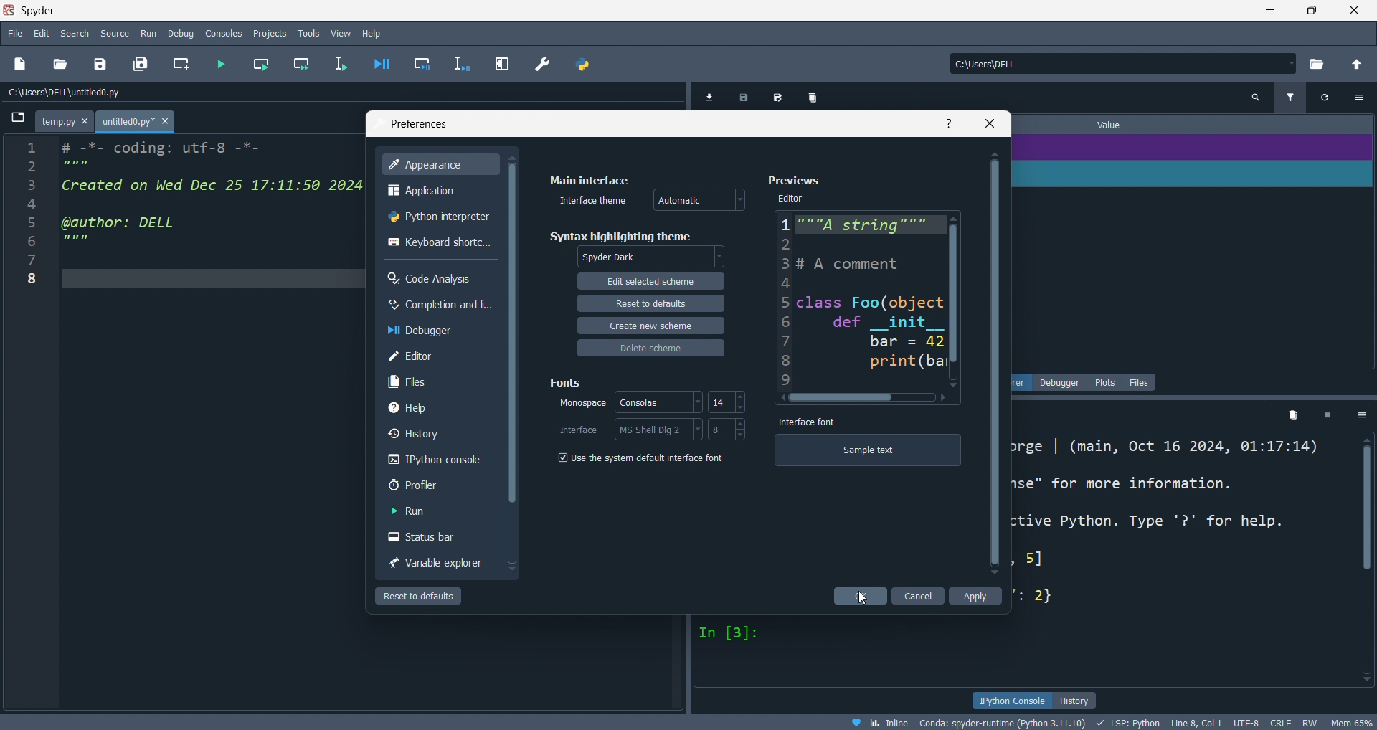 The image size is (1377, 730). What do you see at coordinates (151, 33) in the screenshot?
I see `run` at bounding box center [151, 33].